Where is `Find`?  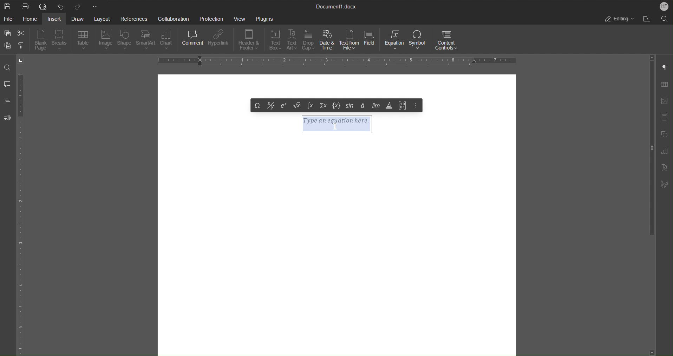 Find is located at coordinates (8, 68).